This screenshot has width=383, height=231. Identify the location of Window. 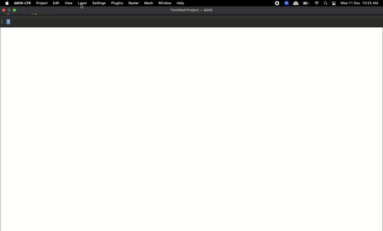
(164, 3).